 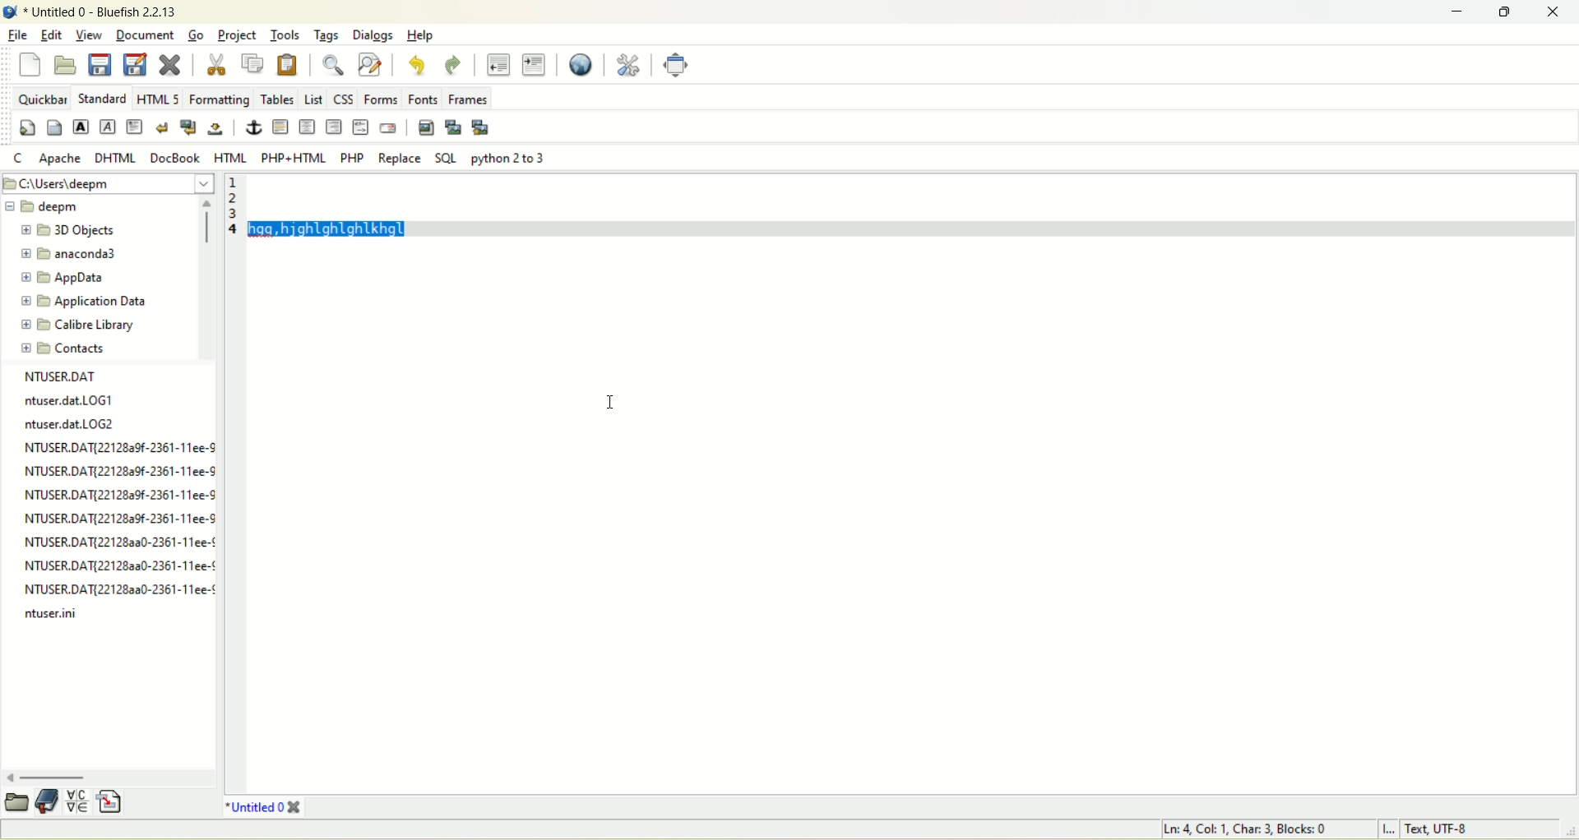 I want to click on ntuser.ini, so click(x=50, y=616).